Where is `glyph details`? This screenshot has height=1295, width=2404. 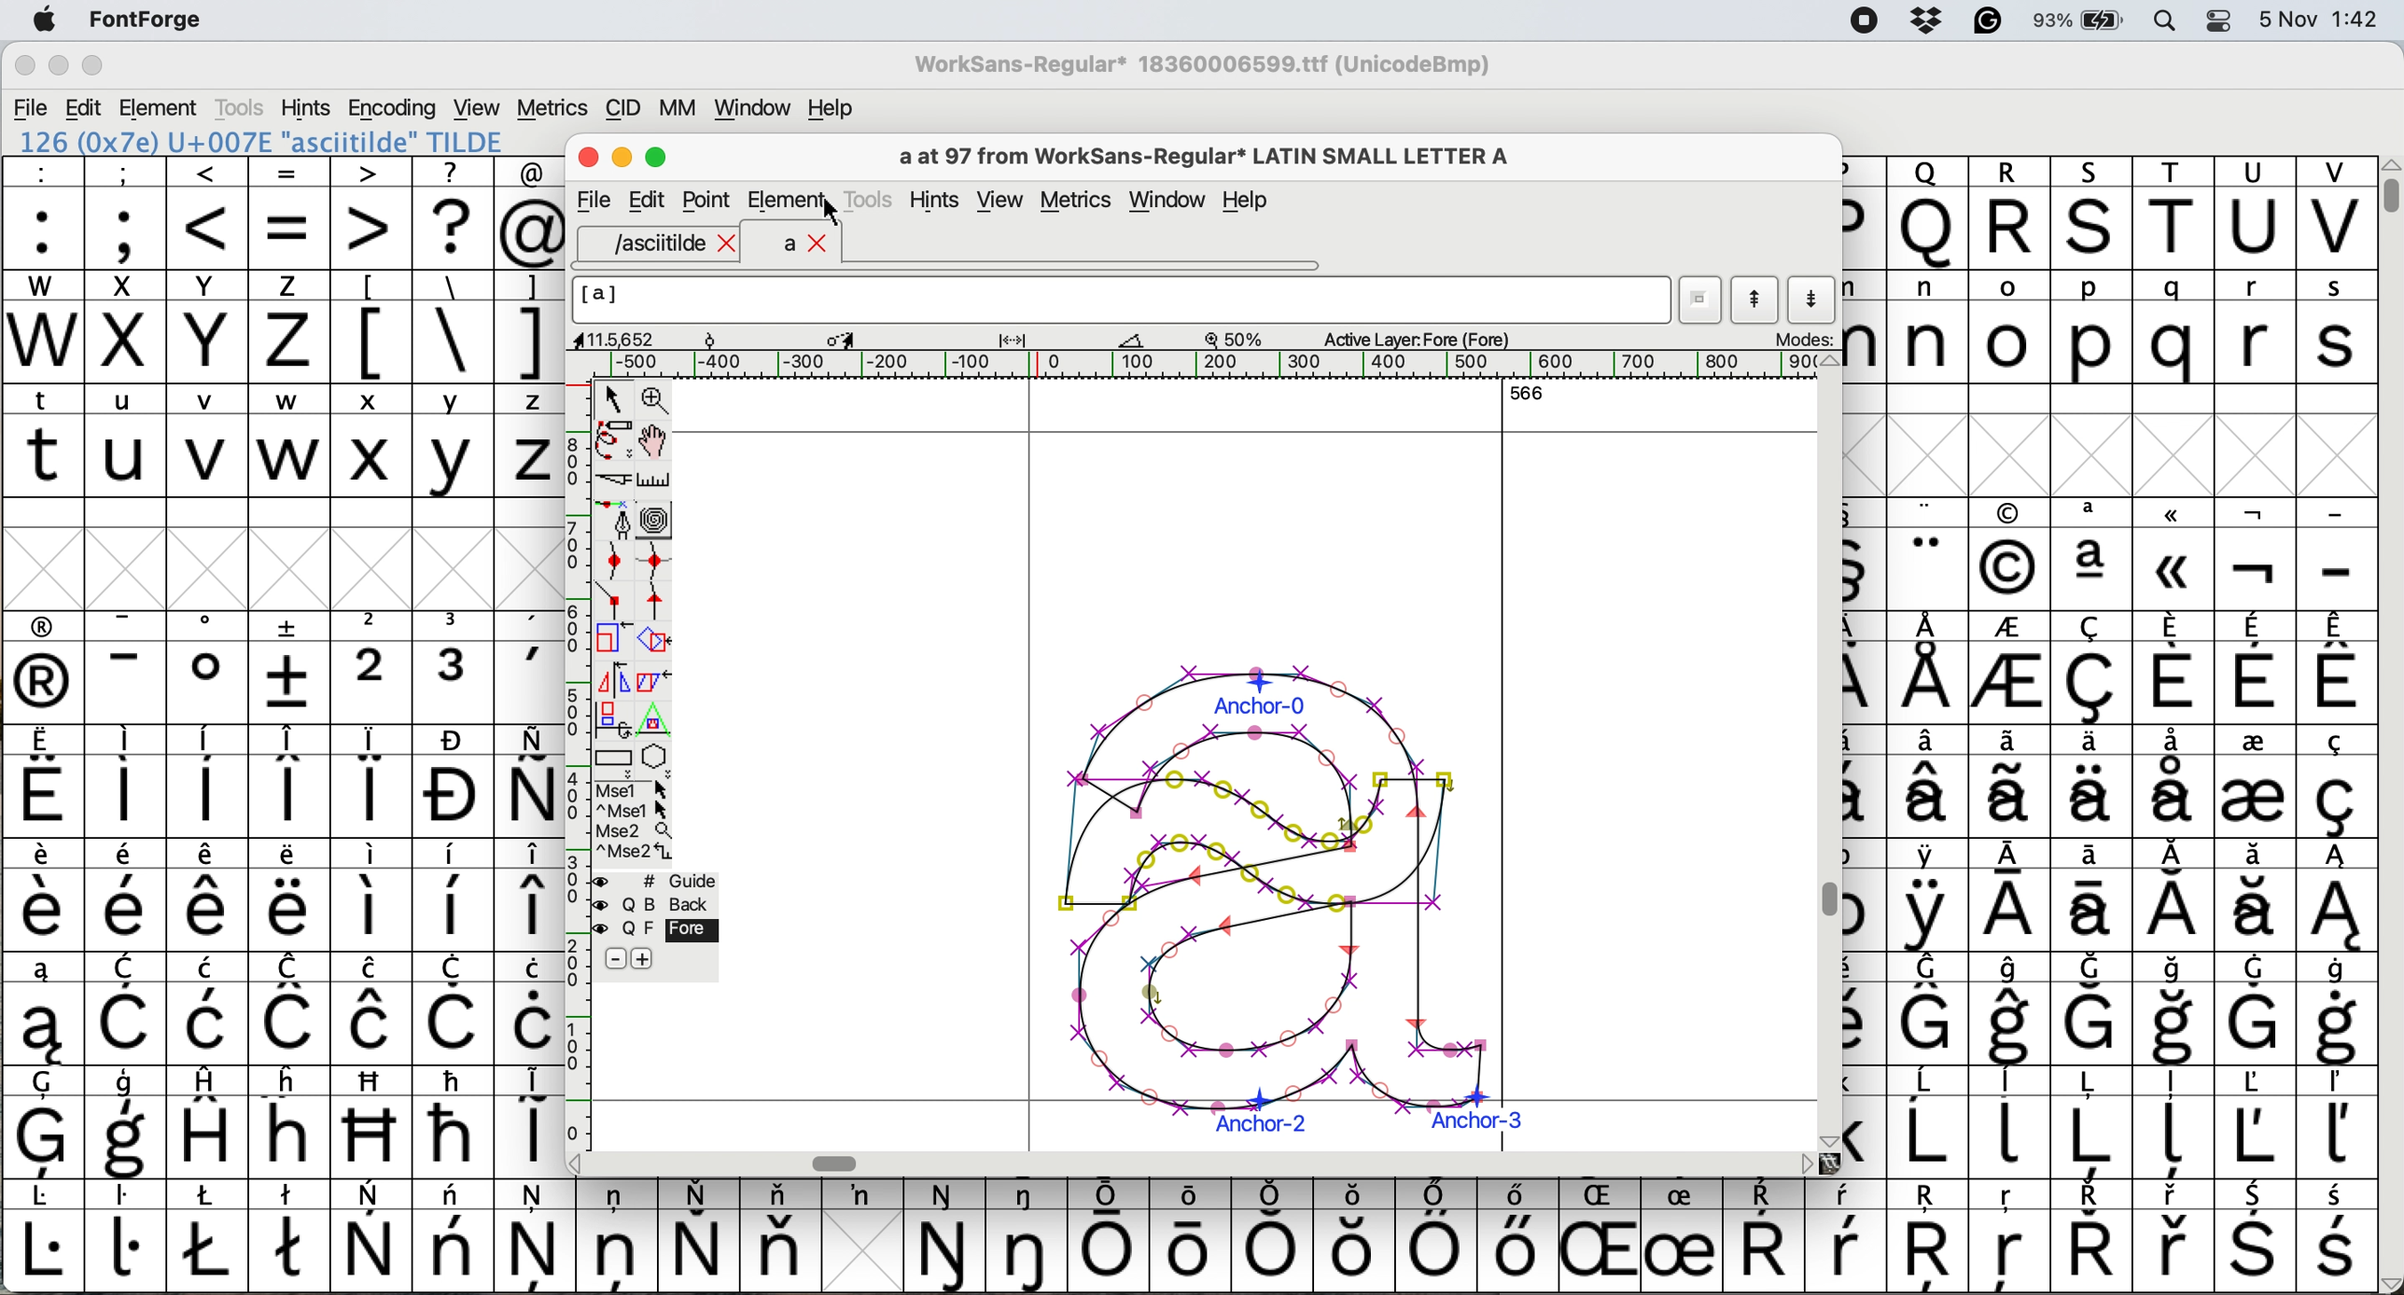
glyph details is located at coordinates (871, 338).